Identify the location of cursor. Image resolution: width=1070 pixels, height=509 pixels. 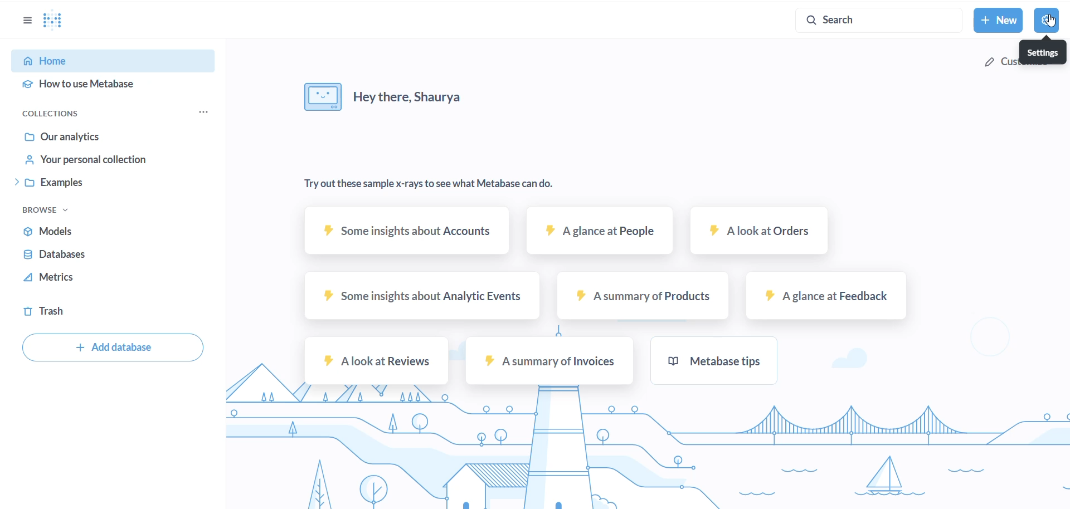
(1050, 23).